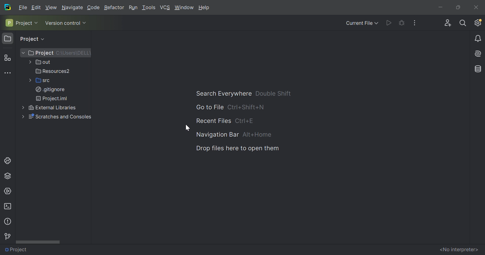 Image resolution: width=485 pixels, height=255 pixels. What do you see at coordinates (222, 94) in the screenshot?
I see `Search Everywhere` at bounding box center [222, 94].